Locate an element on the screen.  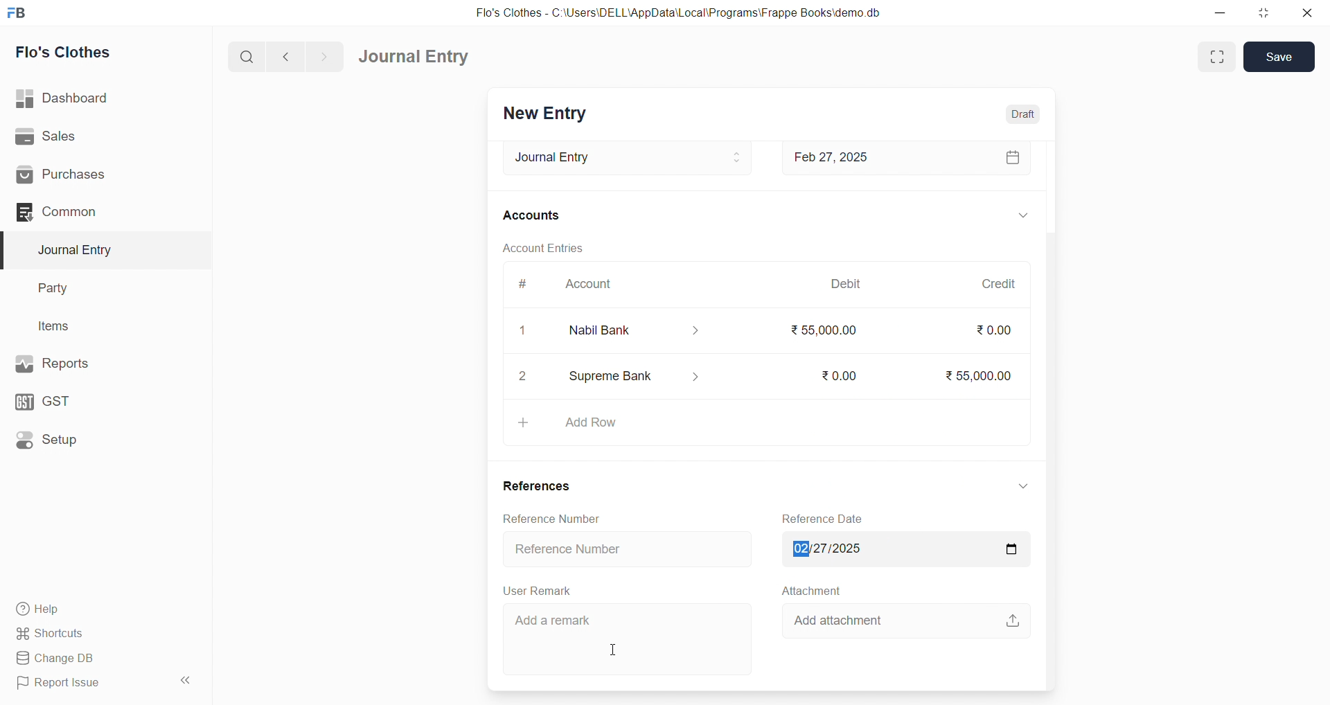
EXPAND/COLLAPSE is located at coordinates (1022, 217).